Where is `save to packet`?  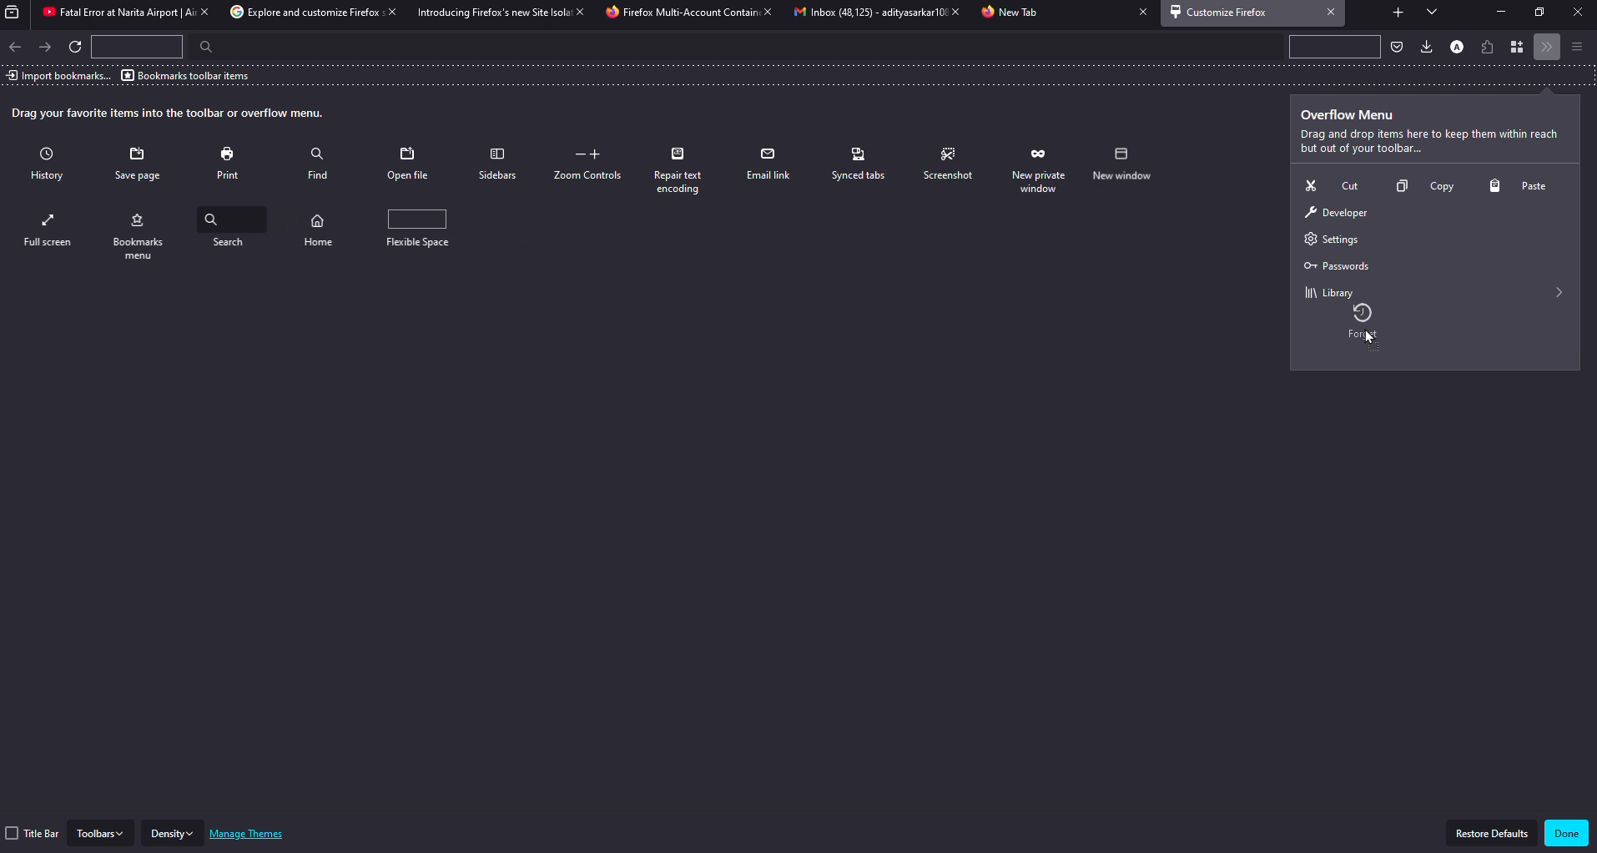
save to packet is located at coordinates (1396, 46).